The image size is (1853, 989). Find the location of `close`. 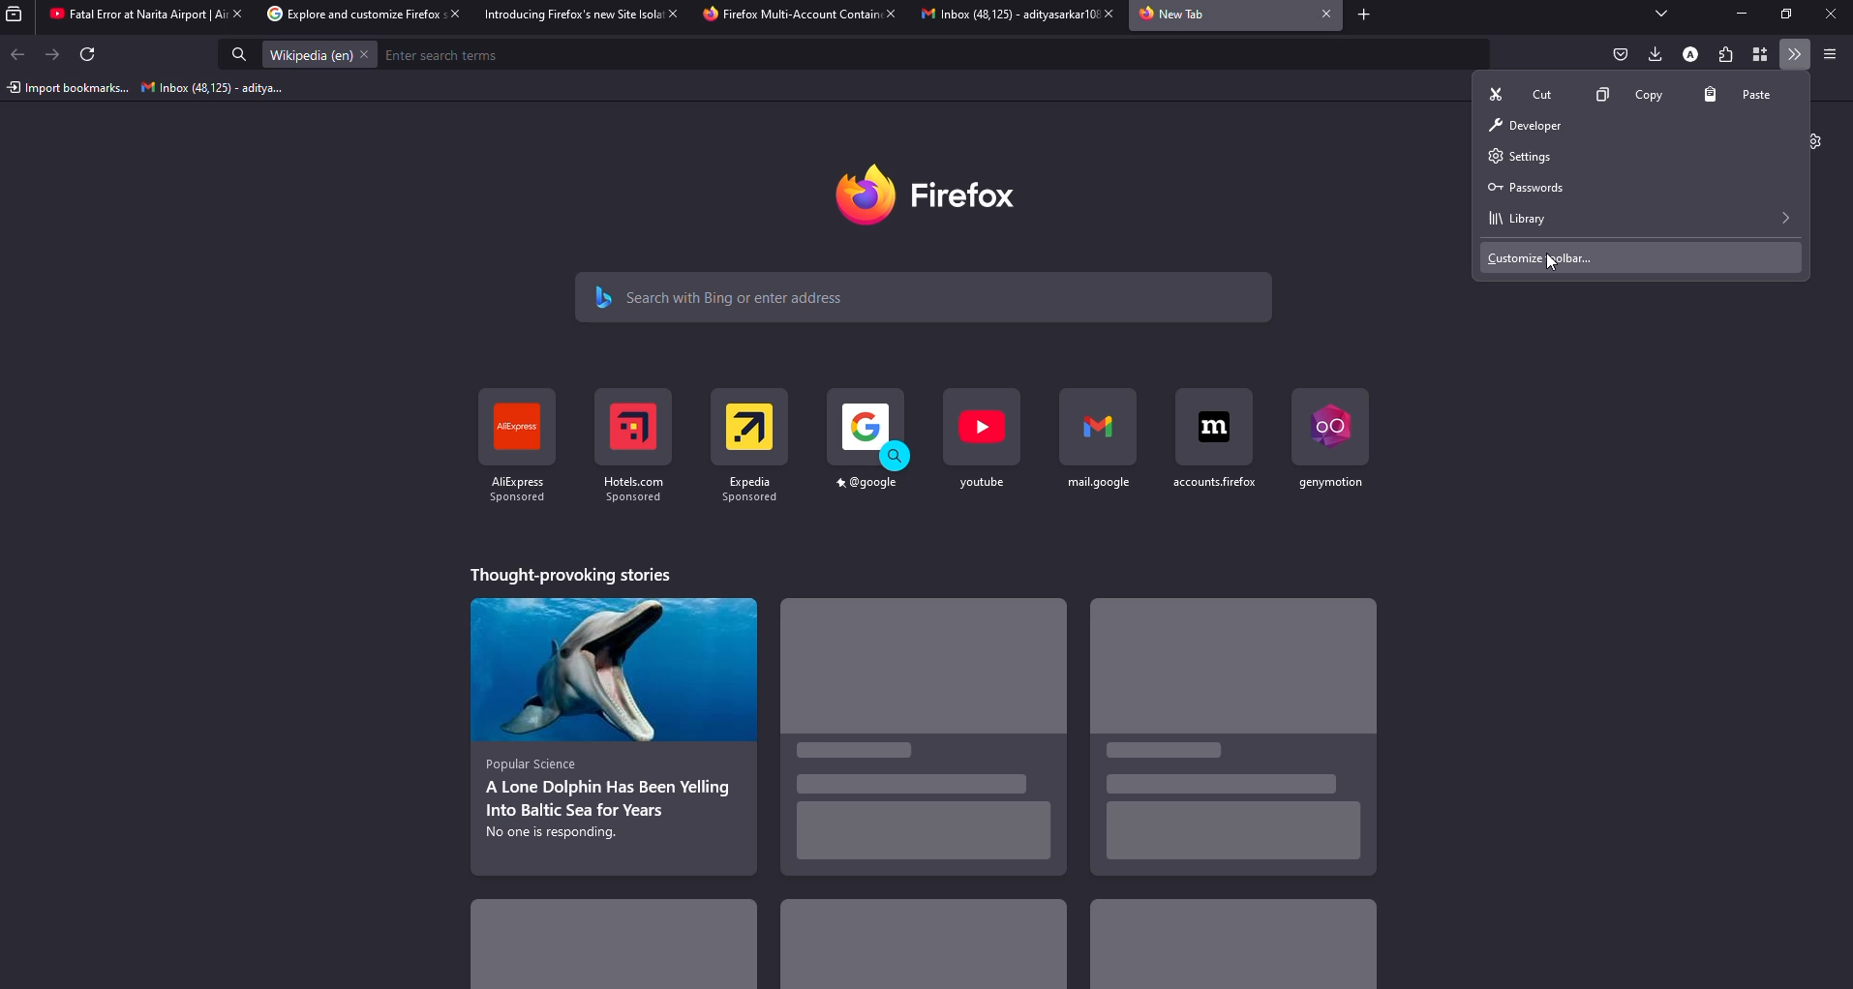

close is located at coordinates (1321, 15).